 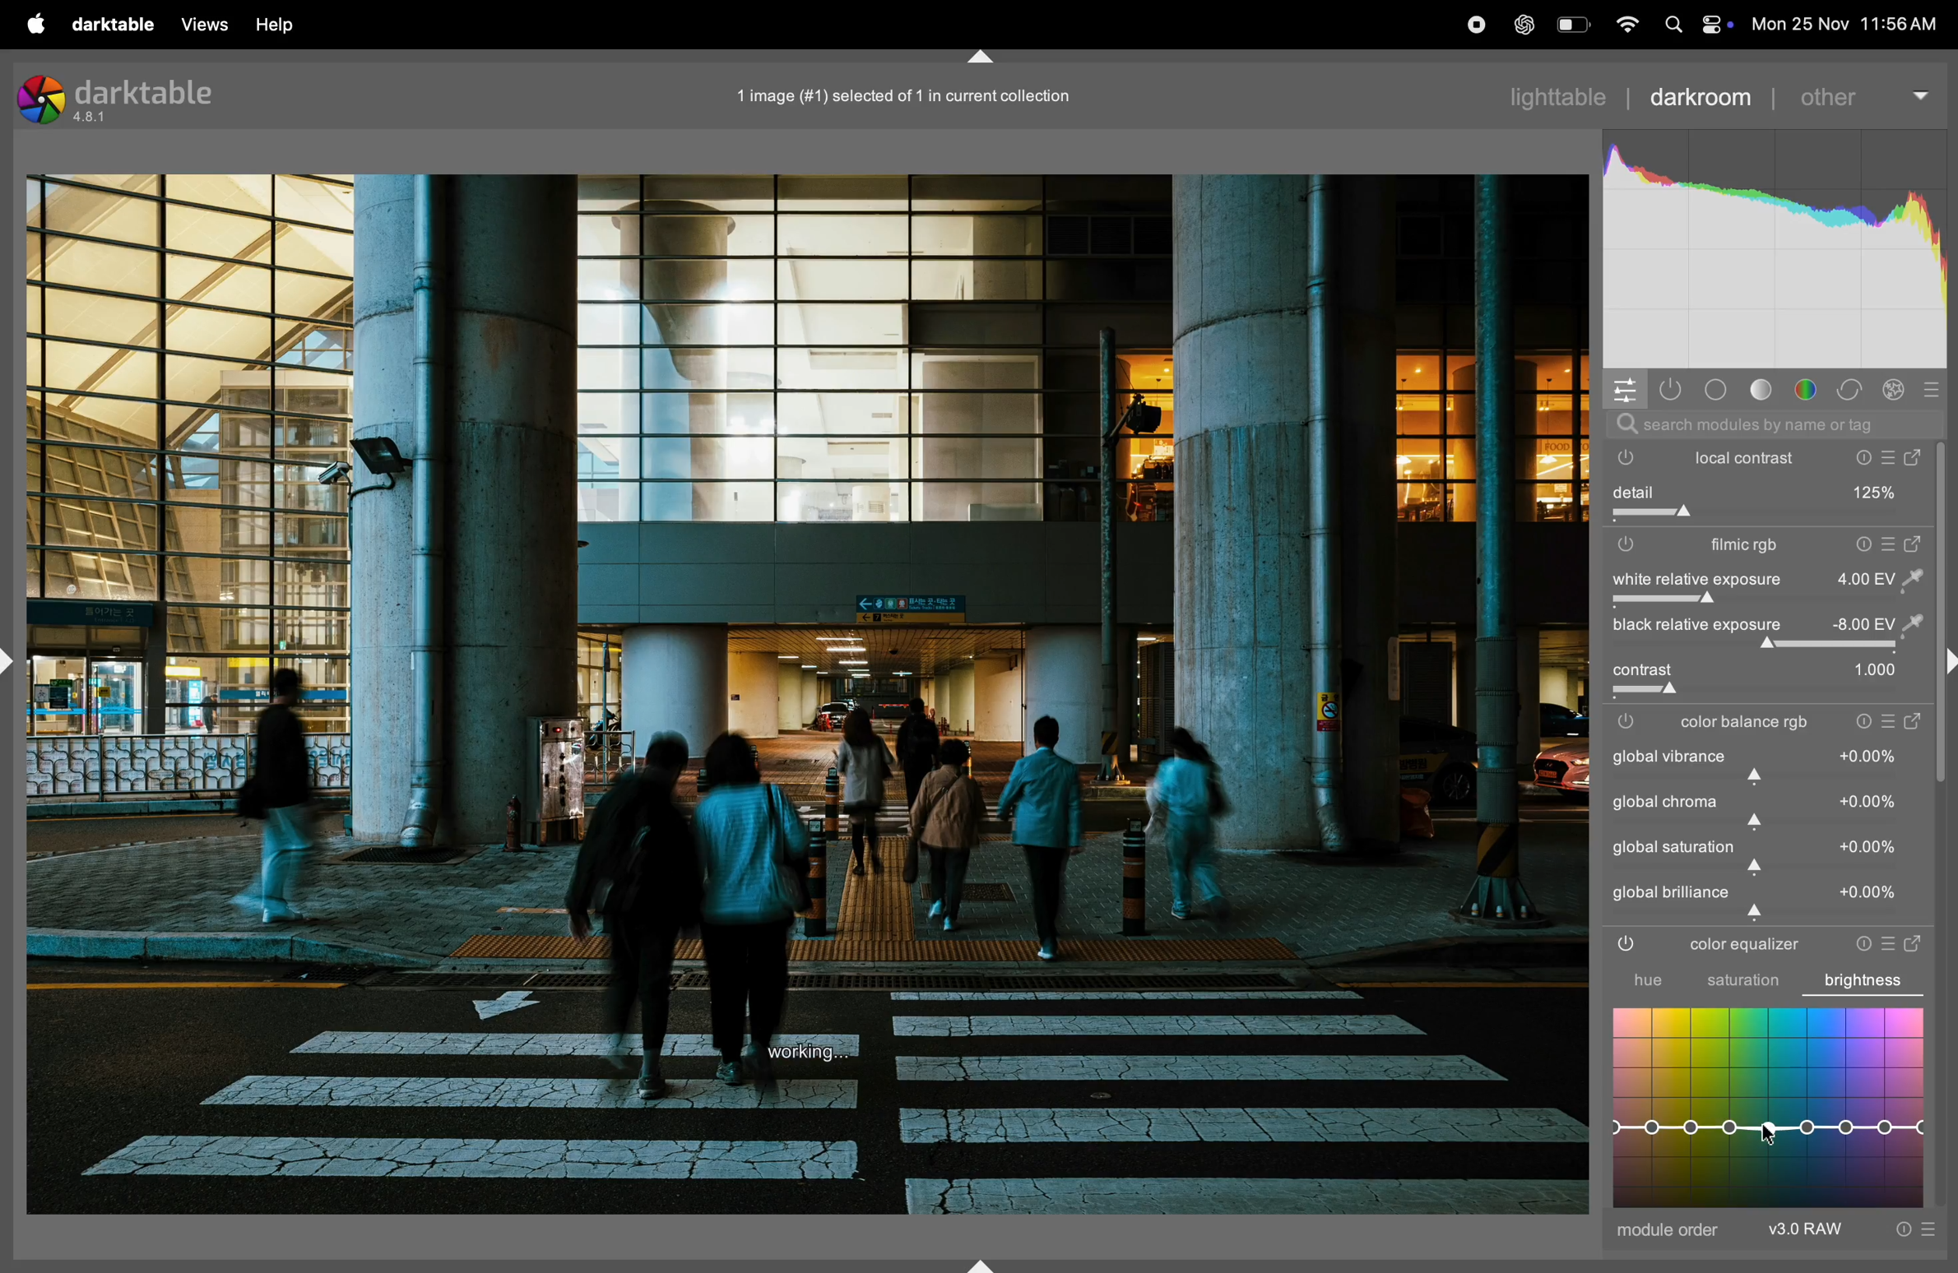 What do you see at coordinates (1669, 756) in the screenshot?
I see `global variance` at bounding box center [1669, 756].